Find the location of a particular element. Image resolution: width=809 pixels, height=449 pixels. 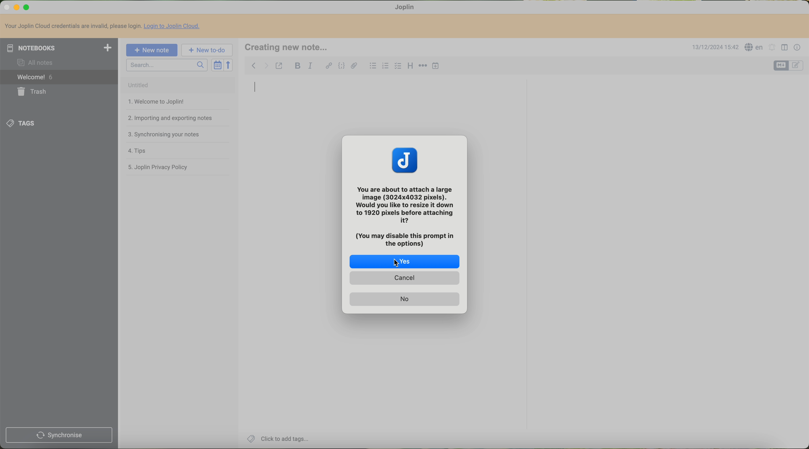

search bar is located at coordinates (167, 65).